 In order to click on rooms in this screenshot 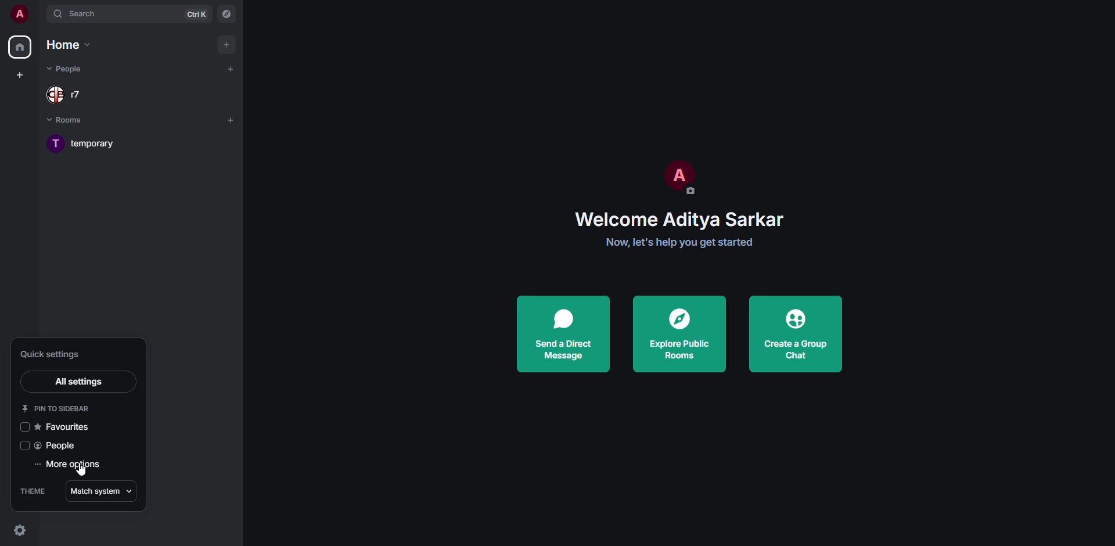, I will do `click(72, 121)`.